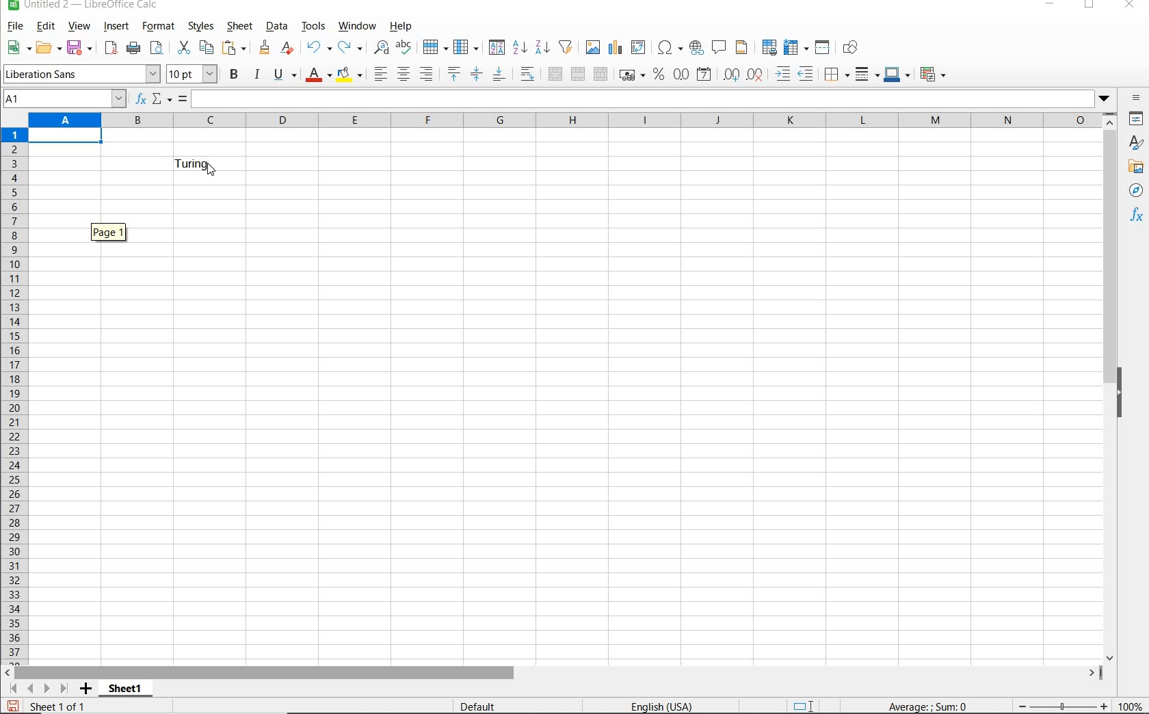 The height and width of the screenshot is (714, 1149). I want to click on PRINT, so click(134, 49).